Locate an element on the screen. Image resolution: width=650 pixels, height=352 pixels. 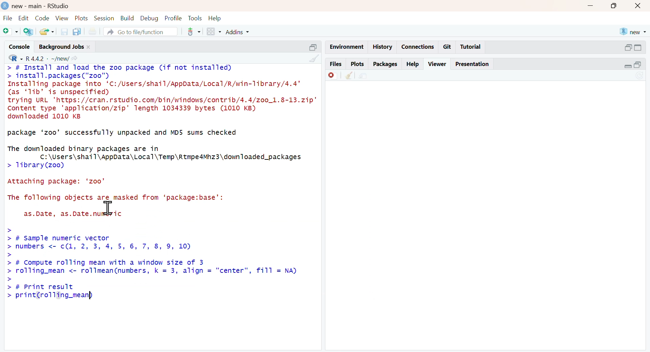
clean is located at coordinates (315, 58).